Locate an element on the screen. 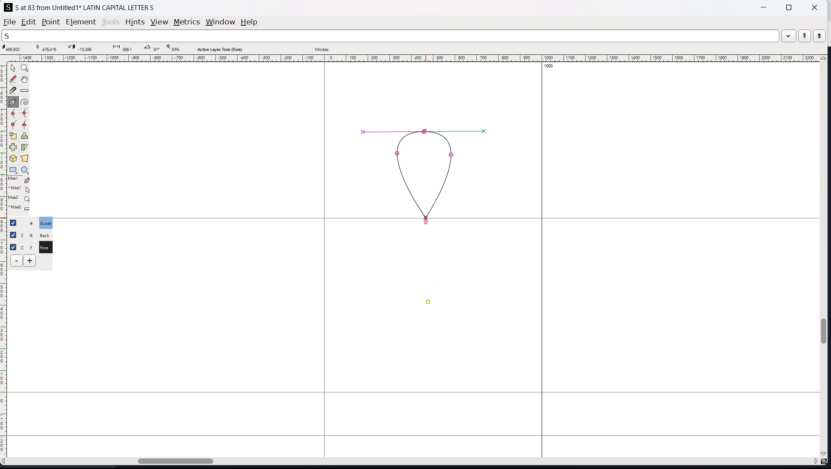  pointer is located at coordinates (13, 68).